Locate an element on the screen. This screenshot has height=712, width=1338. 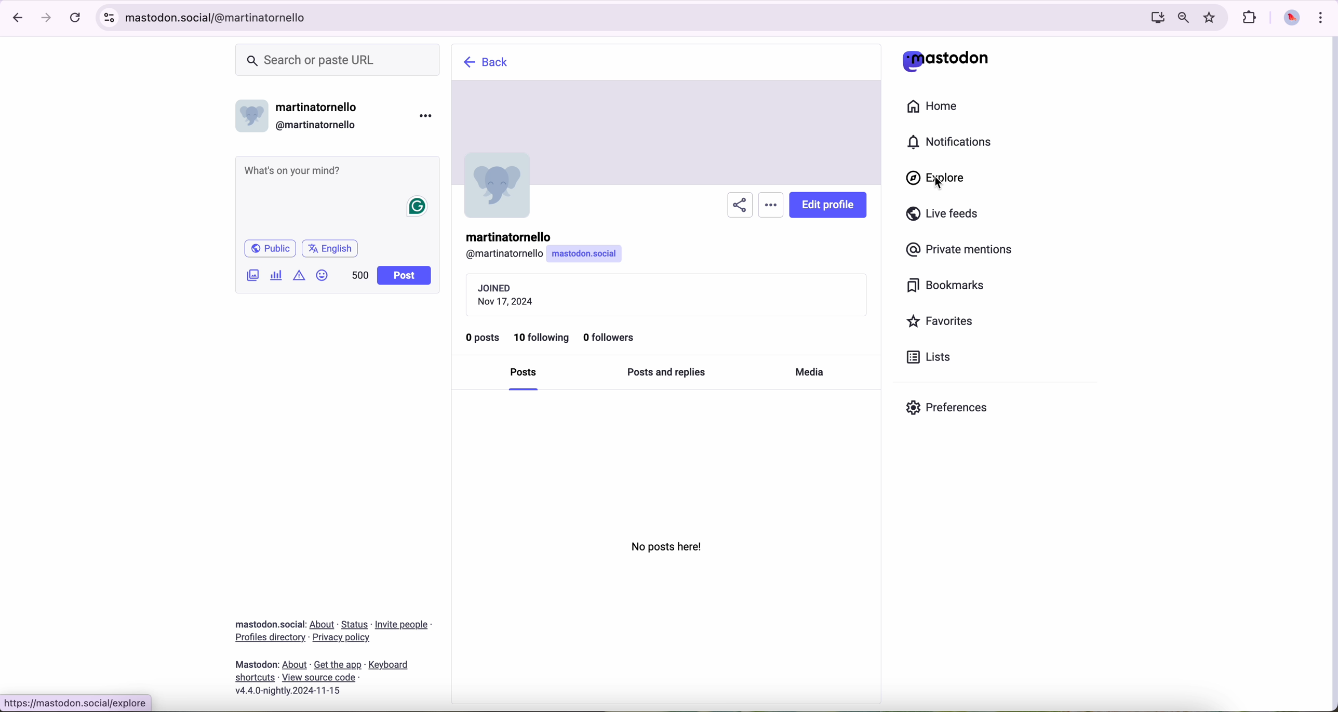
lists is located at coordinates (932, 357).